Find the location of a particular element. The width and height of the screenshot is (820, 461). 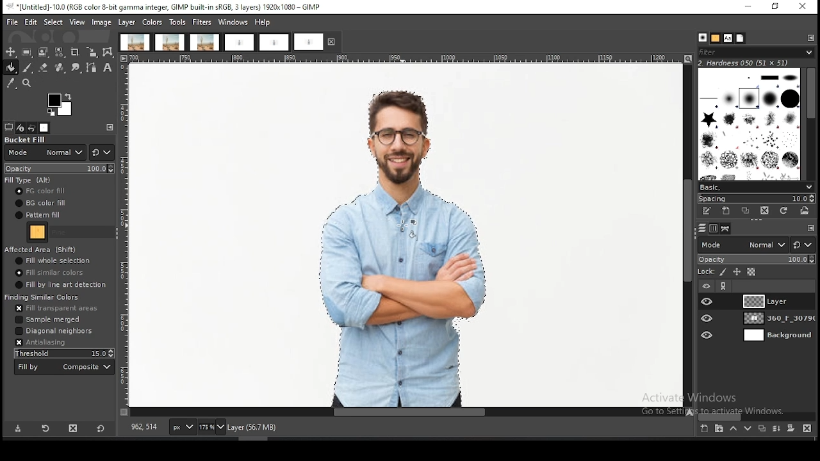

zoom tool is located at coordinates (26, 82).